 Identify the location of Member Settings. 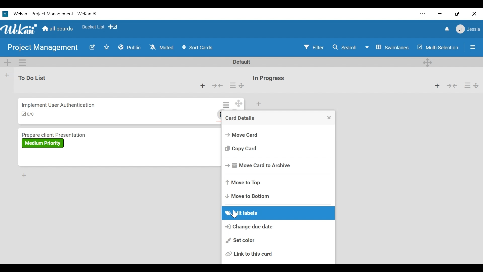
(468, 29).